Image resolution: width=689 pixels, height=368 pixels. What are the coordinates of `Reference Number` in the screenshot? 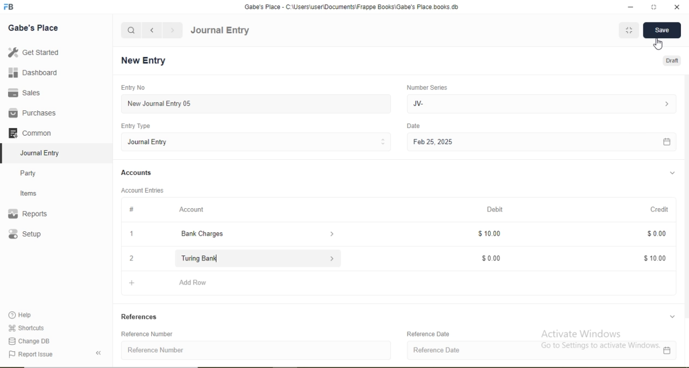 It's located at (257, 350).